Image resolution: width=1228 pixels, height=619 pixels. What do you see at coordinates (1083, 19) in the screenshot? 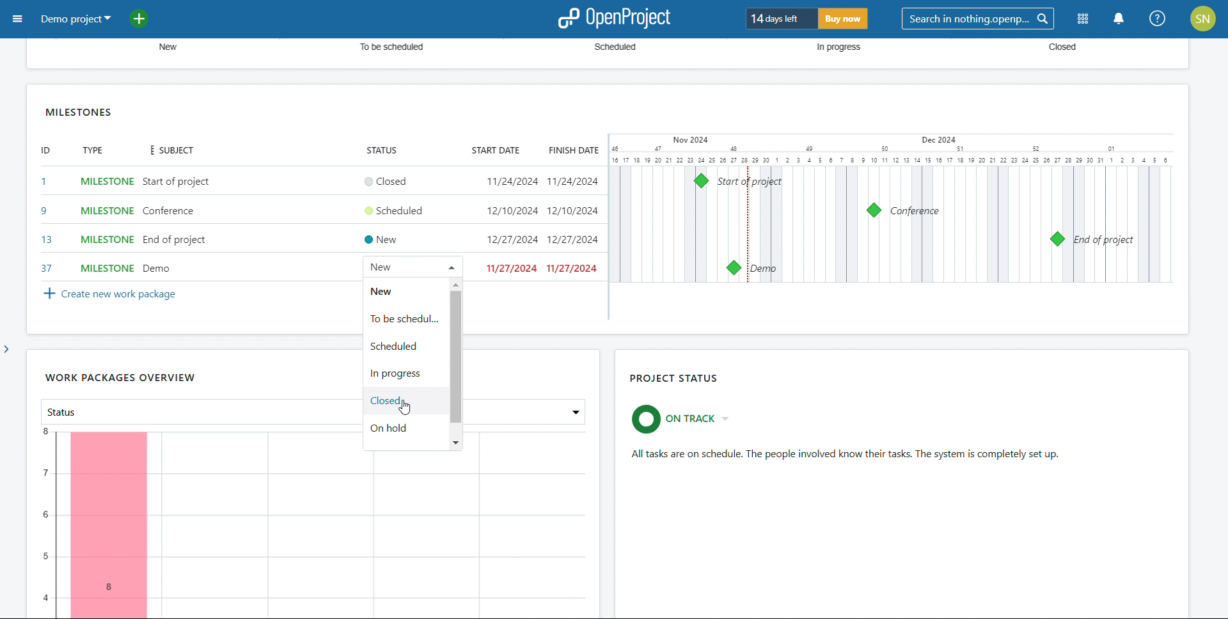
I see `modules` at bounding box center [1083, 19].